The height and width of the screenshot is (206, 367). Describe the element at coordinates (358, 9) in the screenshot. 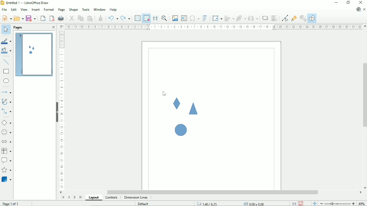

I see `Update available` at that location.